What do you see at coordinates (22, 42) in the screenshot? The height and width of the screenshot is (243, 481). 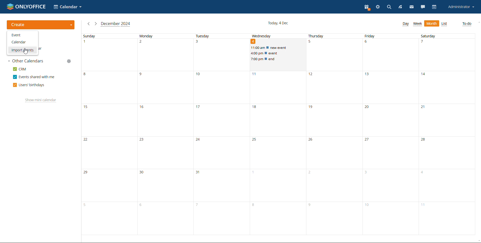 I see `calendar` at bounding box center [22, 42].